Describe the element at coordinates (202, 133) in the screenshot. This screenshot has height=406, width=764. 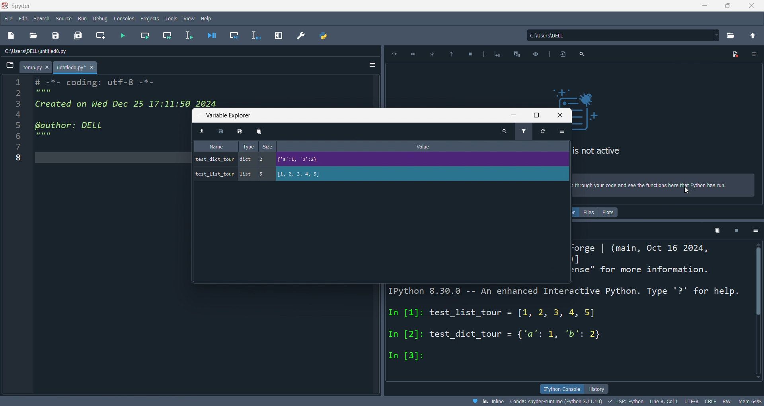
I see `import` at that location.